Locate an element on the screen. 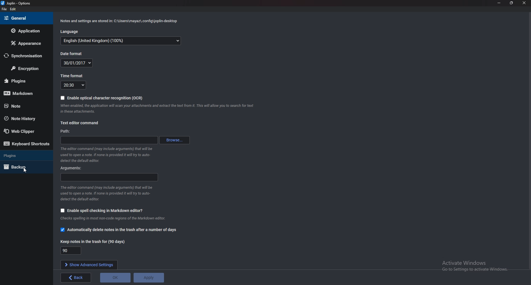 The height and width of the screenshot is (285, 531). Apply is located at coordinates (148, 277).